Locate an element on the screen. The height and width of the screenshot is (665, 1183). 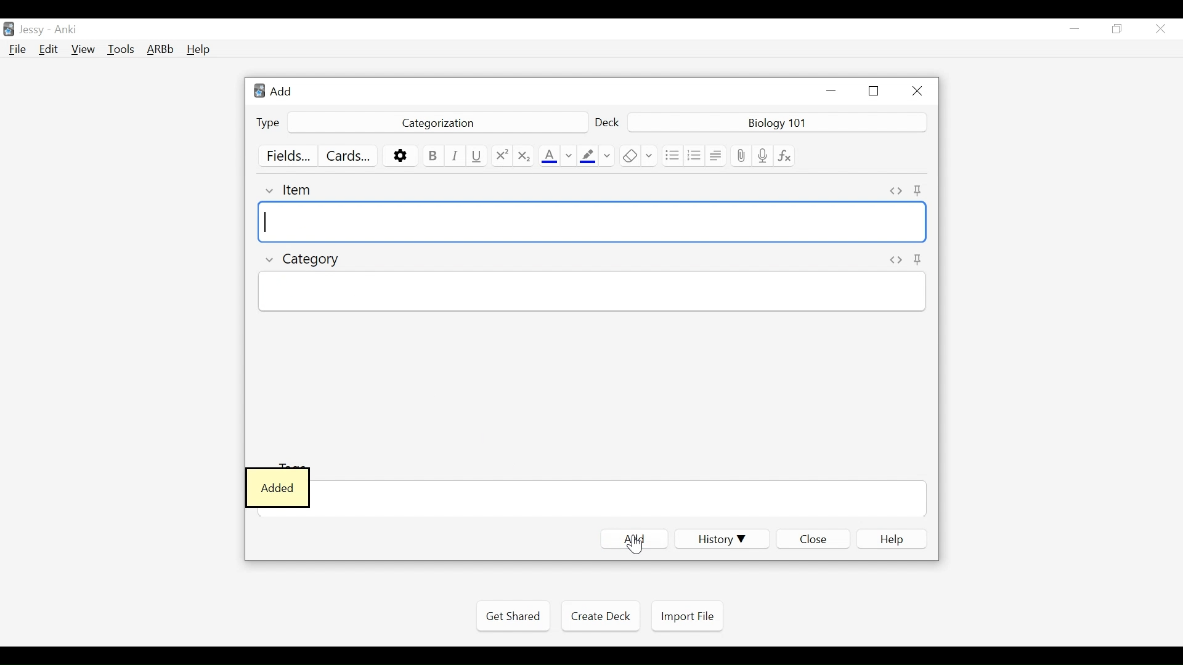
Item is located at coordinates (291, 190).